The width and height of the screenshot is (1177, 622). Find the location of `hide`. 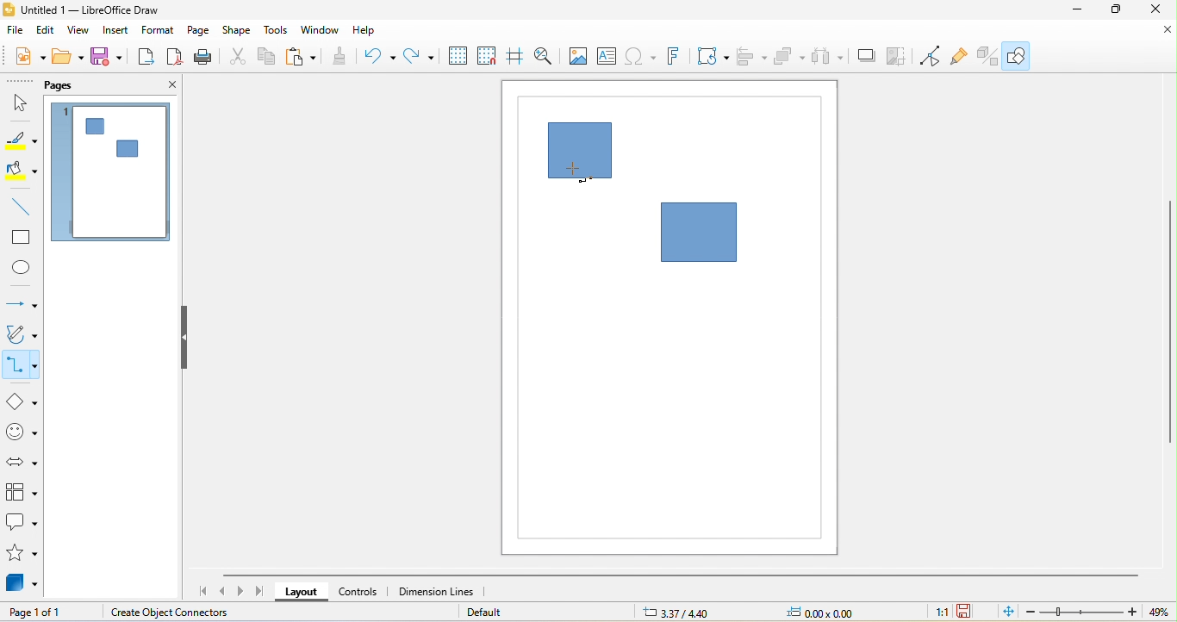

hide is located at coordinates (184, 338).